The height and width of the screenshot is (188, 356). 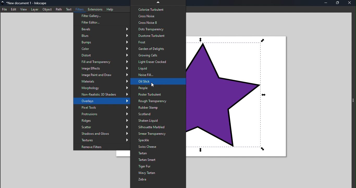 I want to click on Smear Transparency, so click(x=158, y=134).